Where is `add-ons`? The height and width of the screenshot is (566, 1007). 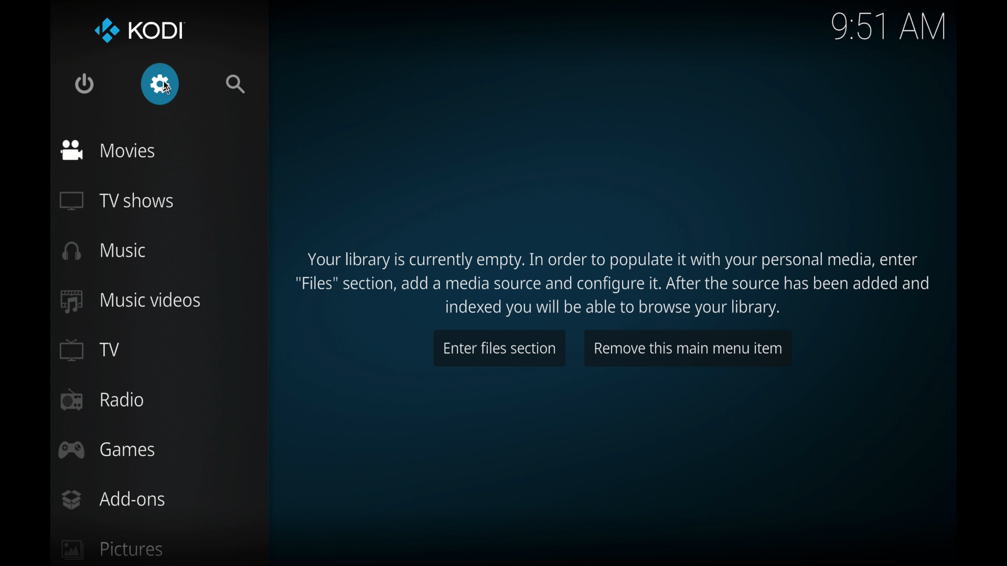 add-ons is located at coordinates (114, 499).